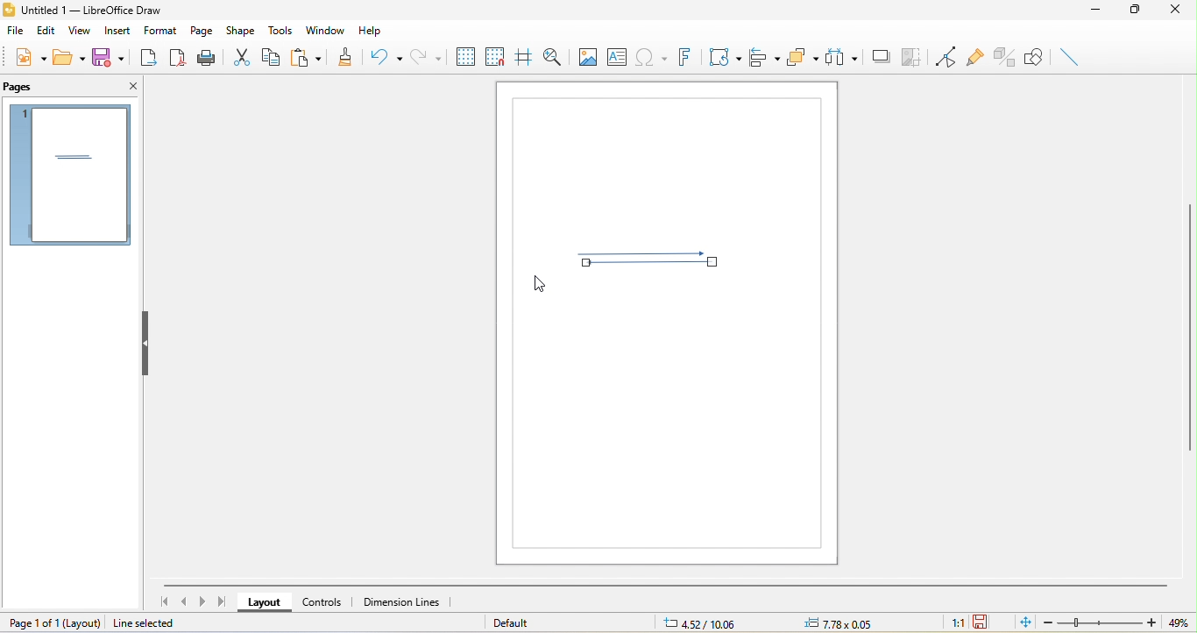 This screenshot has height=633, width=1197. Describe the element at coordinates (325, 601) in the screenshot. I see `controls` at that location.